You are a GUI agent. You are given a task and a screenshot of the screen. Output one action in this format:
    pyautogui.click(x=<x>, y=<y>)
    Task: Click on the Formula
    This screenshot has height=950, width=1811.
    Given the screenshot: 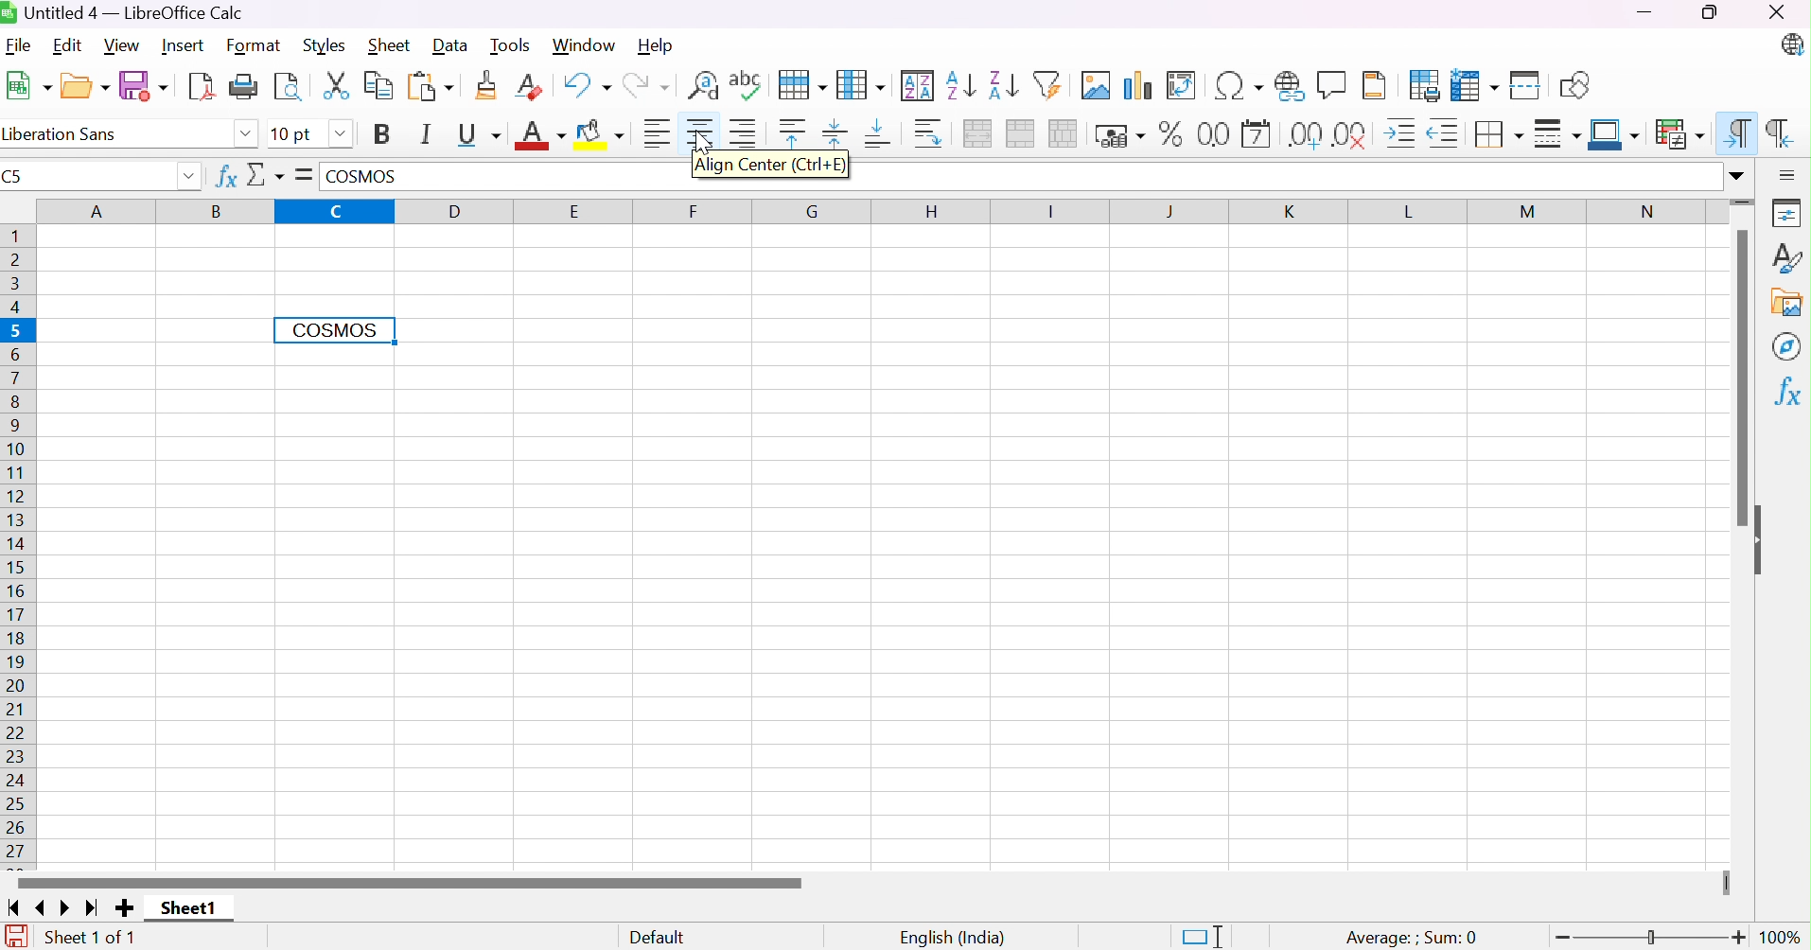 What is the action you would take?
    pyautogui.click(x=305, y=176)
    